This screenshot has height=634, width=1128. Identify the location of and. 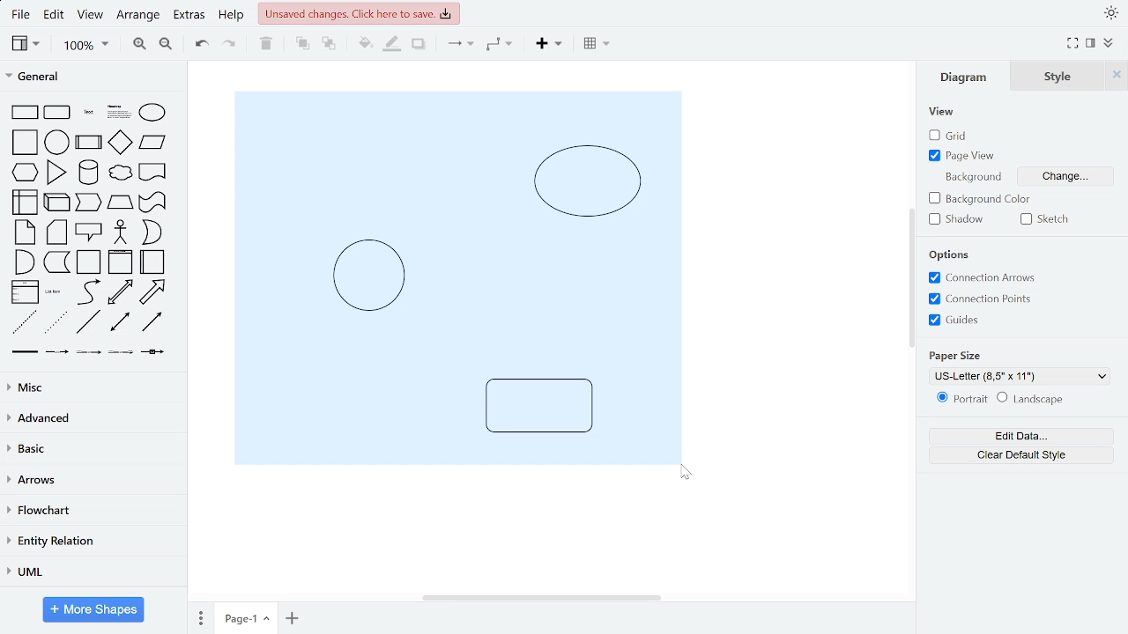
(23, 262).